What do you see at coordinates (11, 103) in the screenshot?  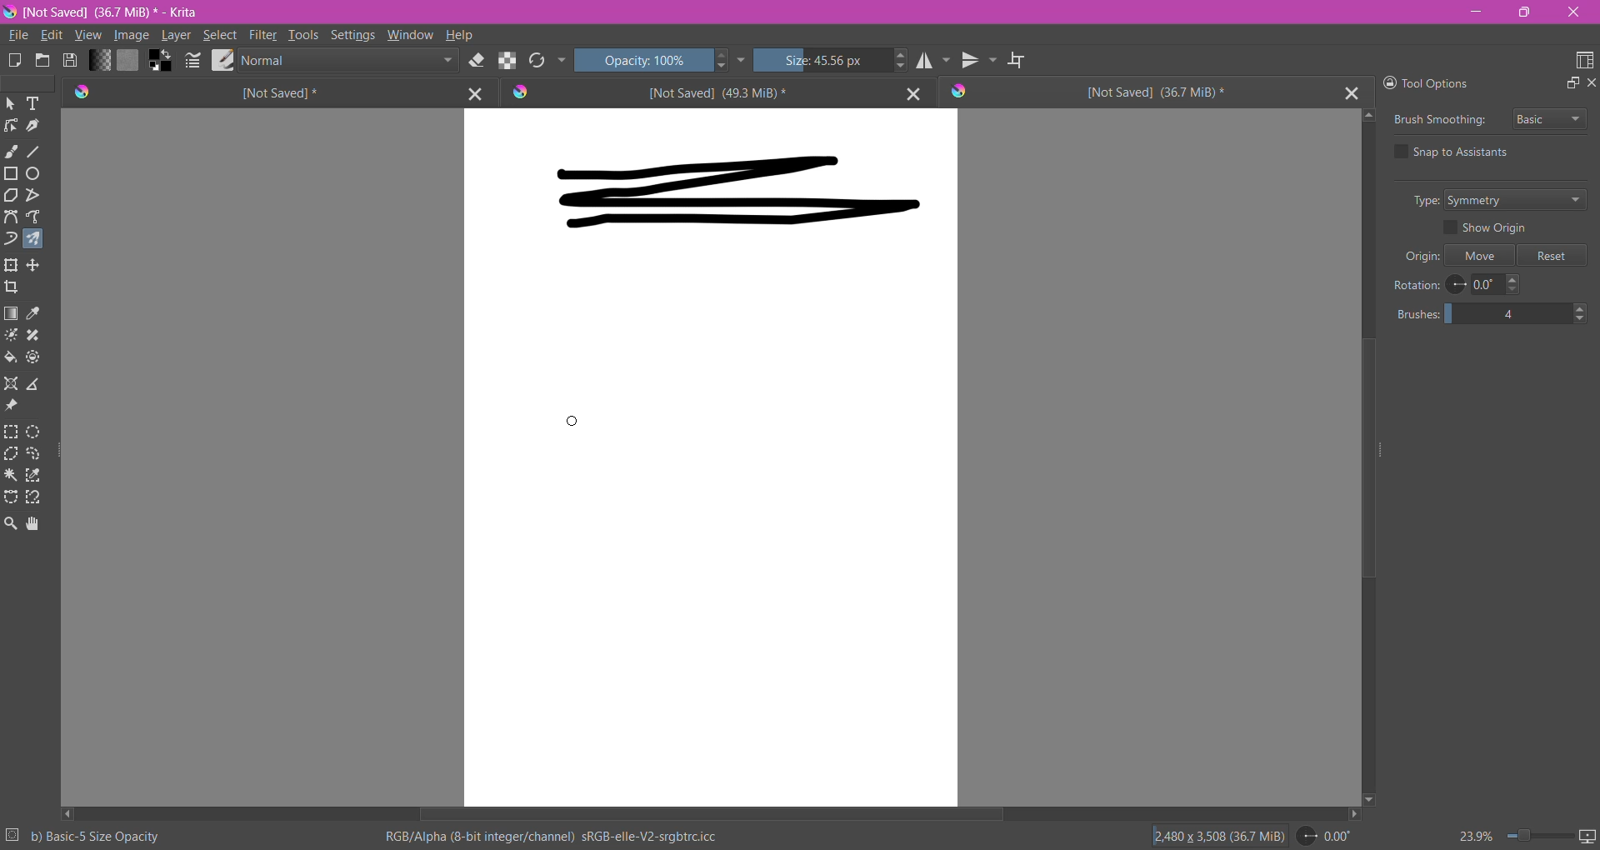 I see `Select Shapes Tool` at bounding box center [11, 103].